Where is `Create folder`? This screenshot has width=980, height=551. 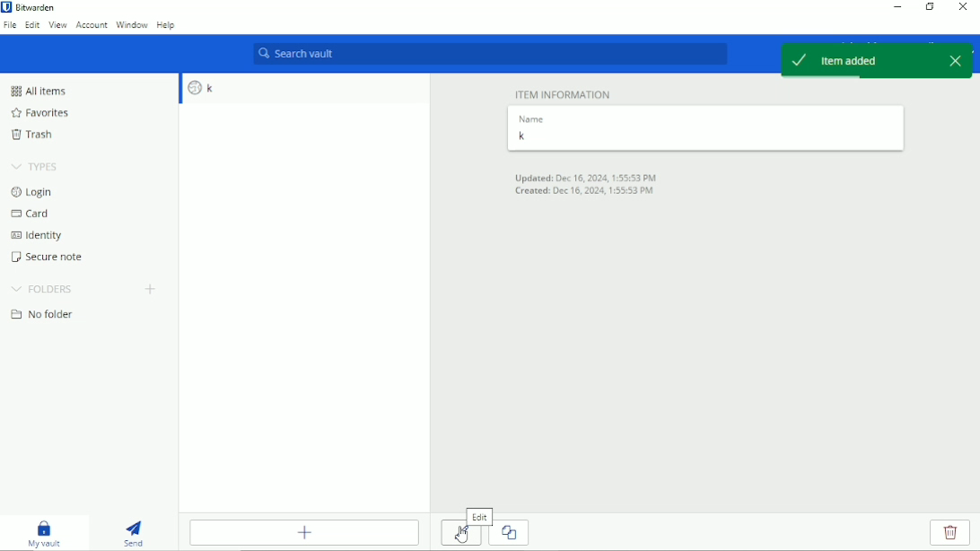 Create folder is located at coordinates (153, 290).